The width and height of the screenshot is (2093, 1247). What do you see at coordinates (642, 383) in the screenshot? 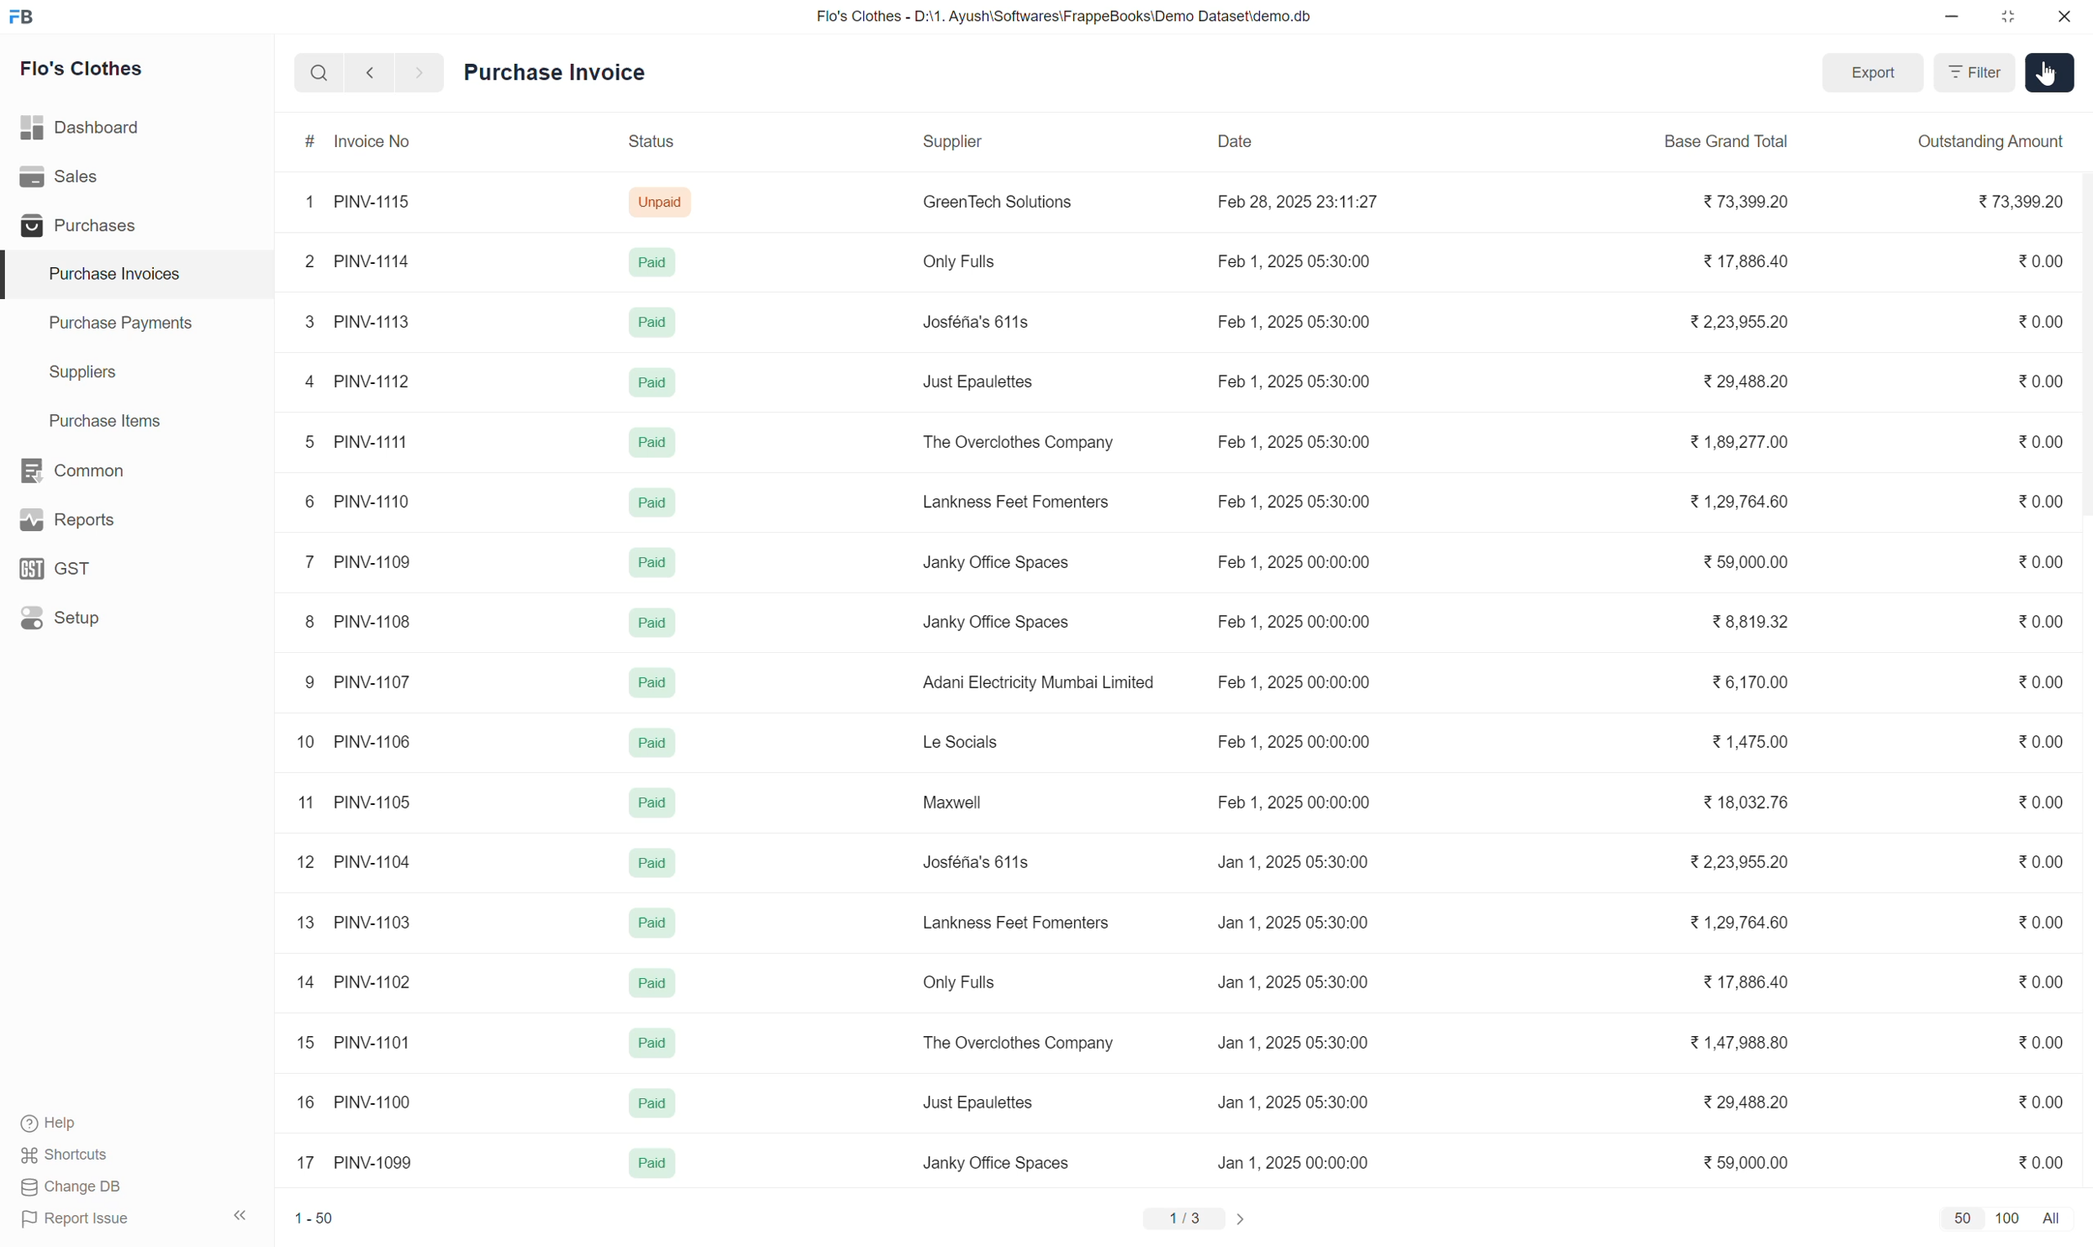
I see `Paid` at bounding box center [642, 383].